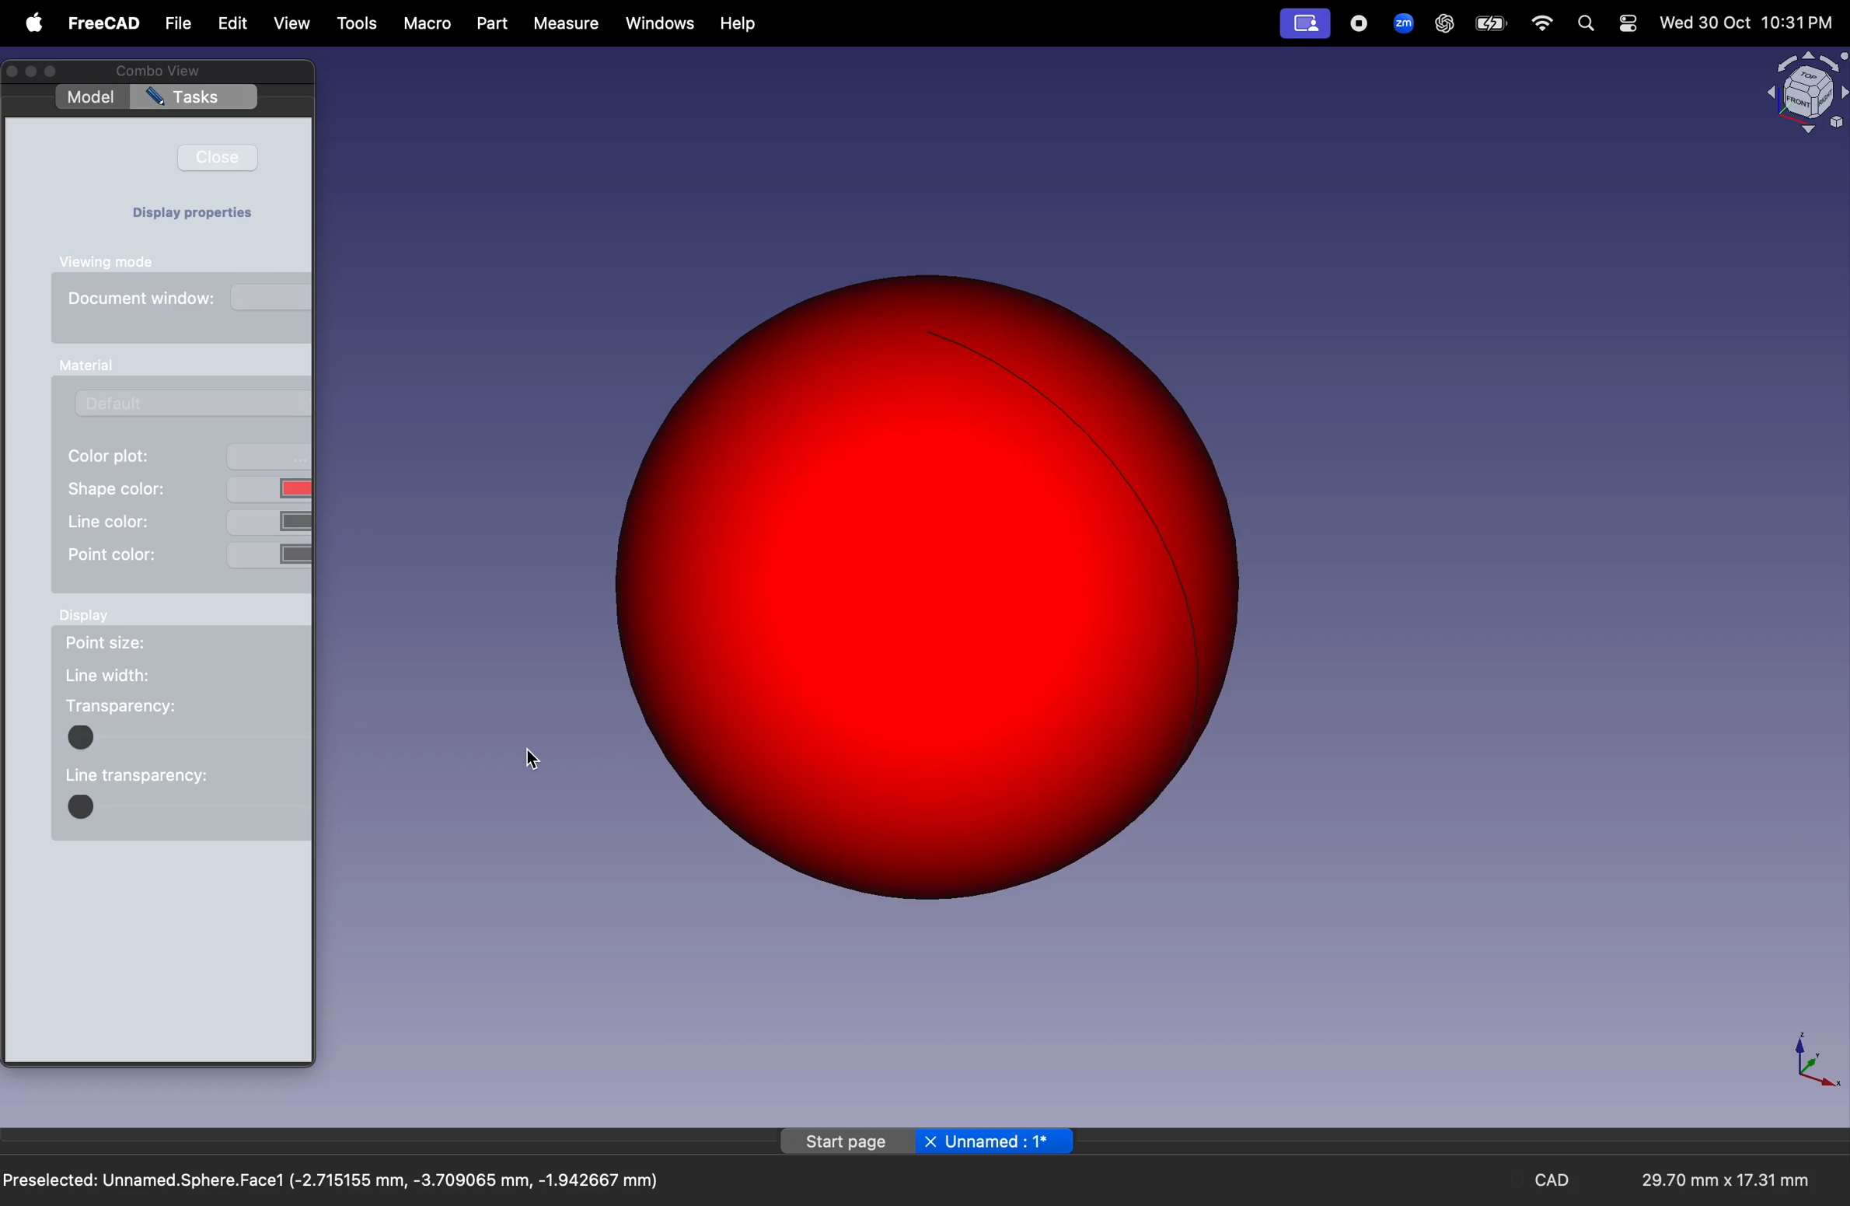 This screenshot has height=1206, width=1850. What do you see at coordinates (846, 1141) in the screenshot?
I see `start page` at bounding box center [846, 1141].